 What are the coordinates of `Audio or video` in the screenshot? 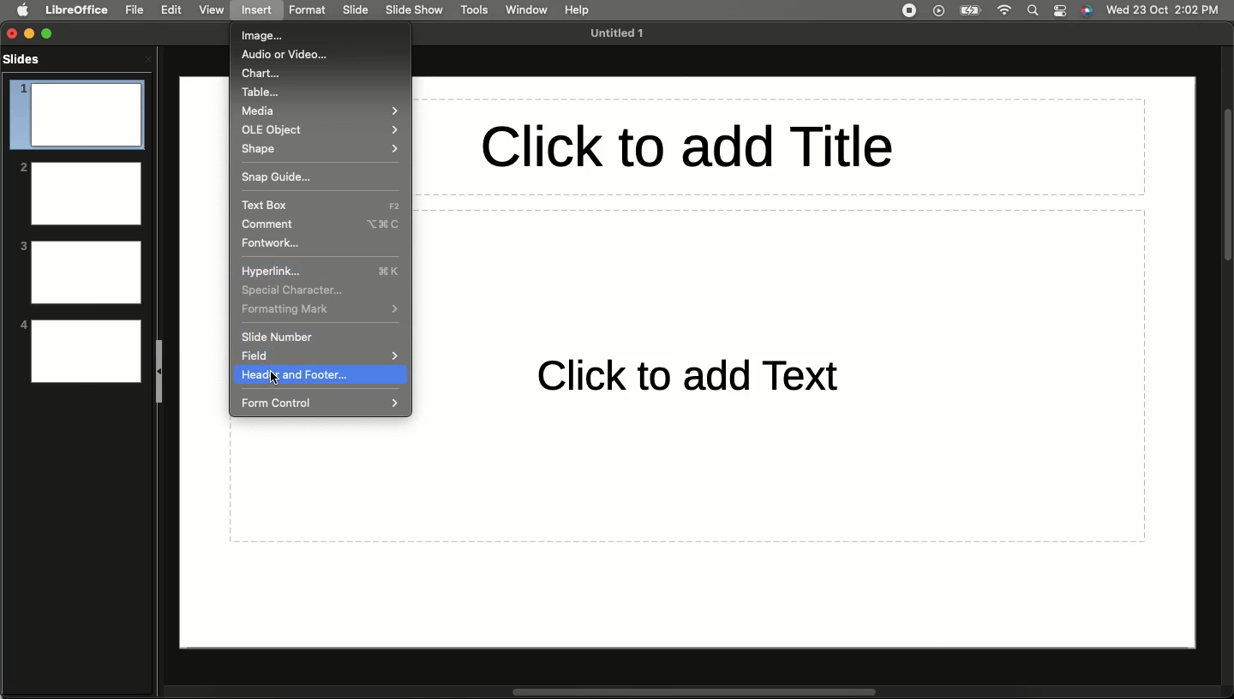 It's located at (286, 56).